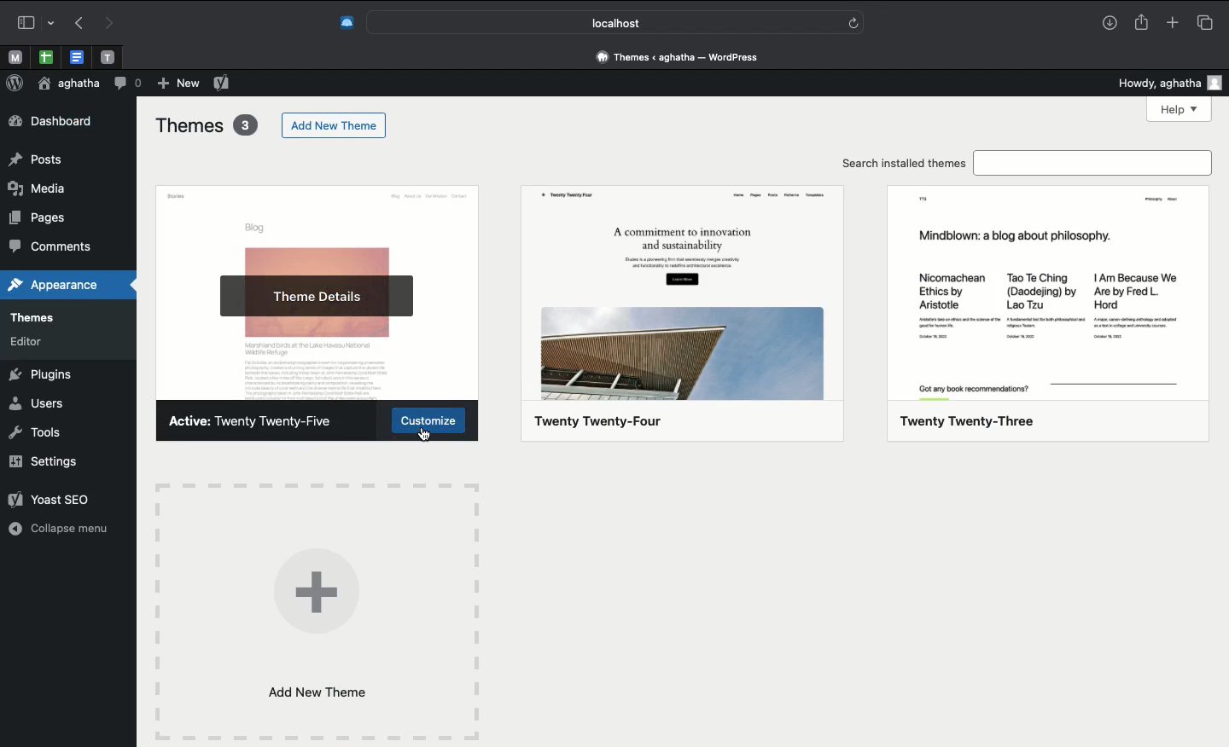 The image size is (1229, 747). Describe the element at coordinates (331, 125) in the screenshot. I see `Add new theme` at that location.